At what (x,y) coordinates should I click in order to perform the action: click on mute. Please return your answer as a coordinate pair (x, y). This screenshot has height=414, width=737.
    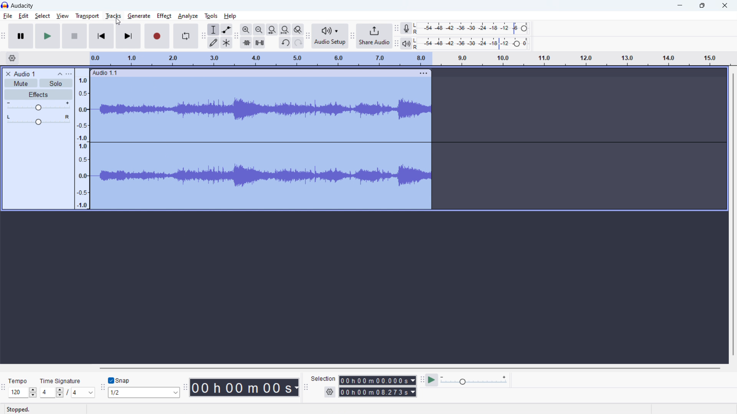
    Looking at the image, I should click on (21, 83).